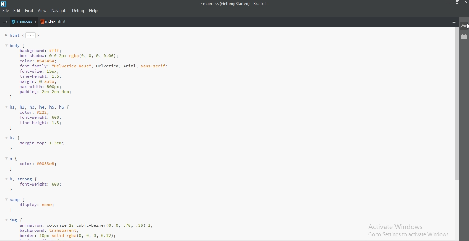 The height and width of the screenshot is (241, 469). I want to click on cursor, so click(466, 27).